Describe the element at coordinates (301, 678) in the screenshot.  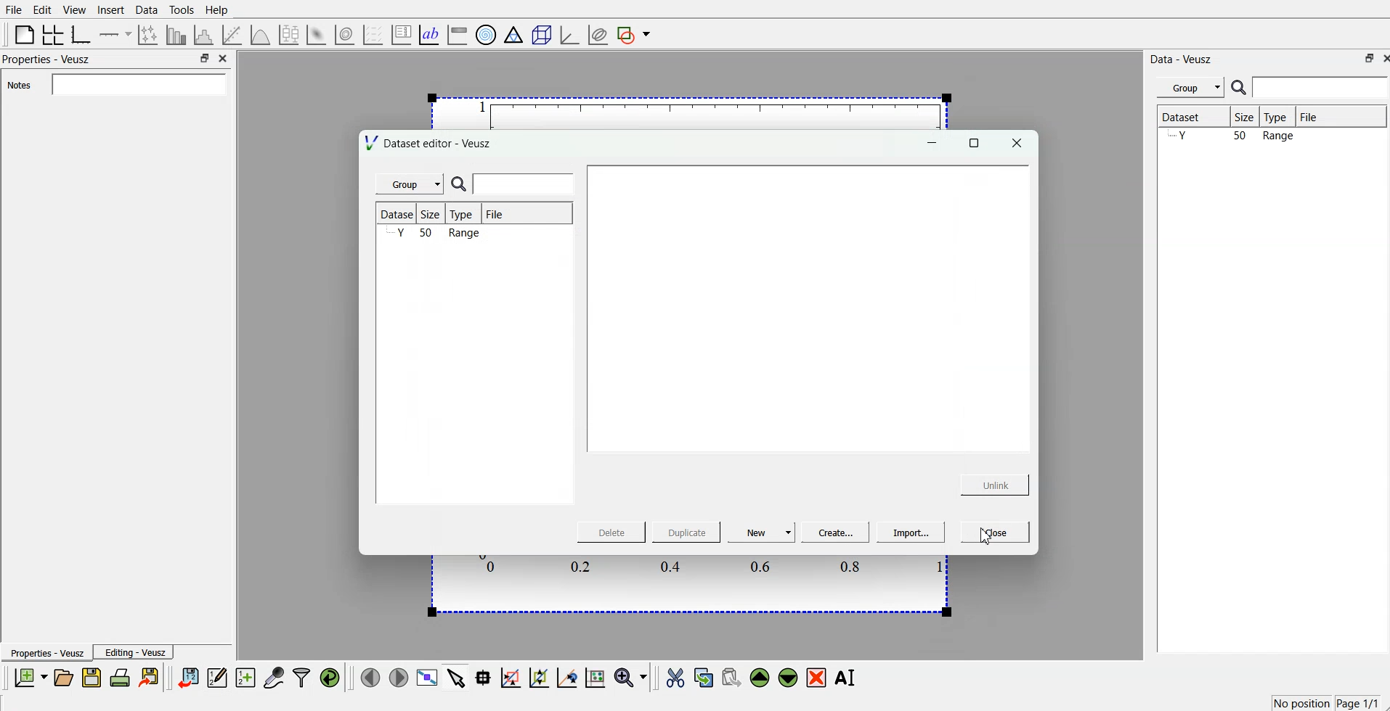
I see `filter data` at that location.